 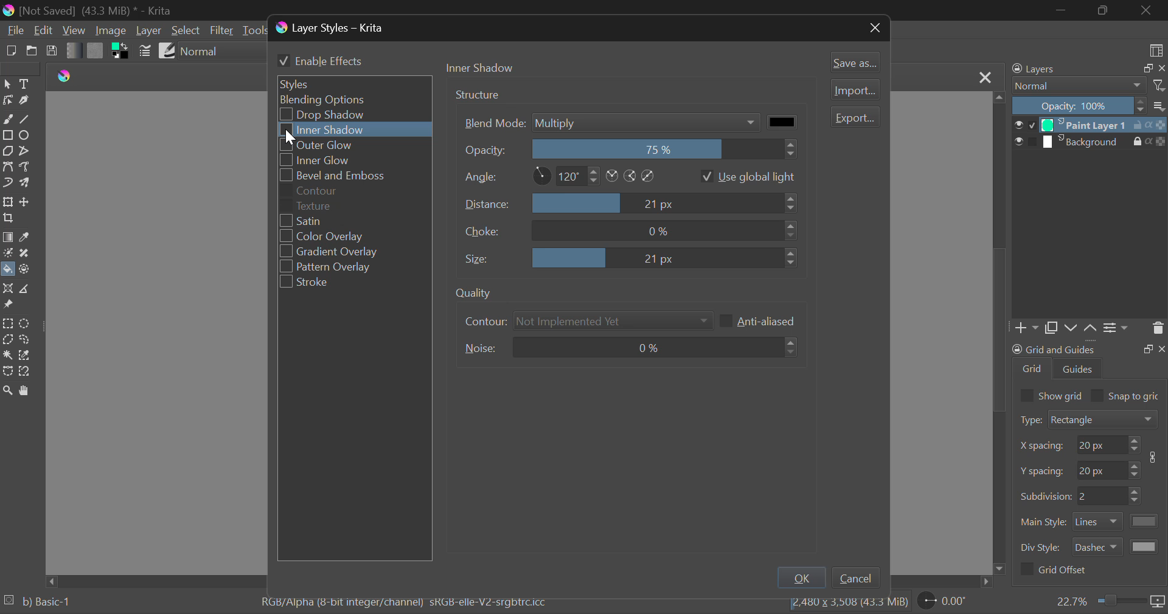 I want to click on b) Basic-1, so click(x=51, y=602).